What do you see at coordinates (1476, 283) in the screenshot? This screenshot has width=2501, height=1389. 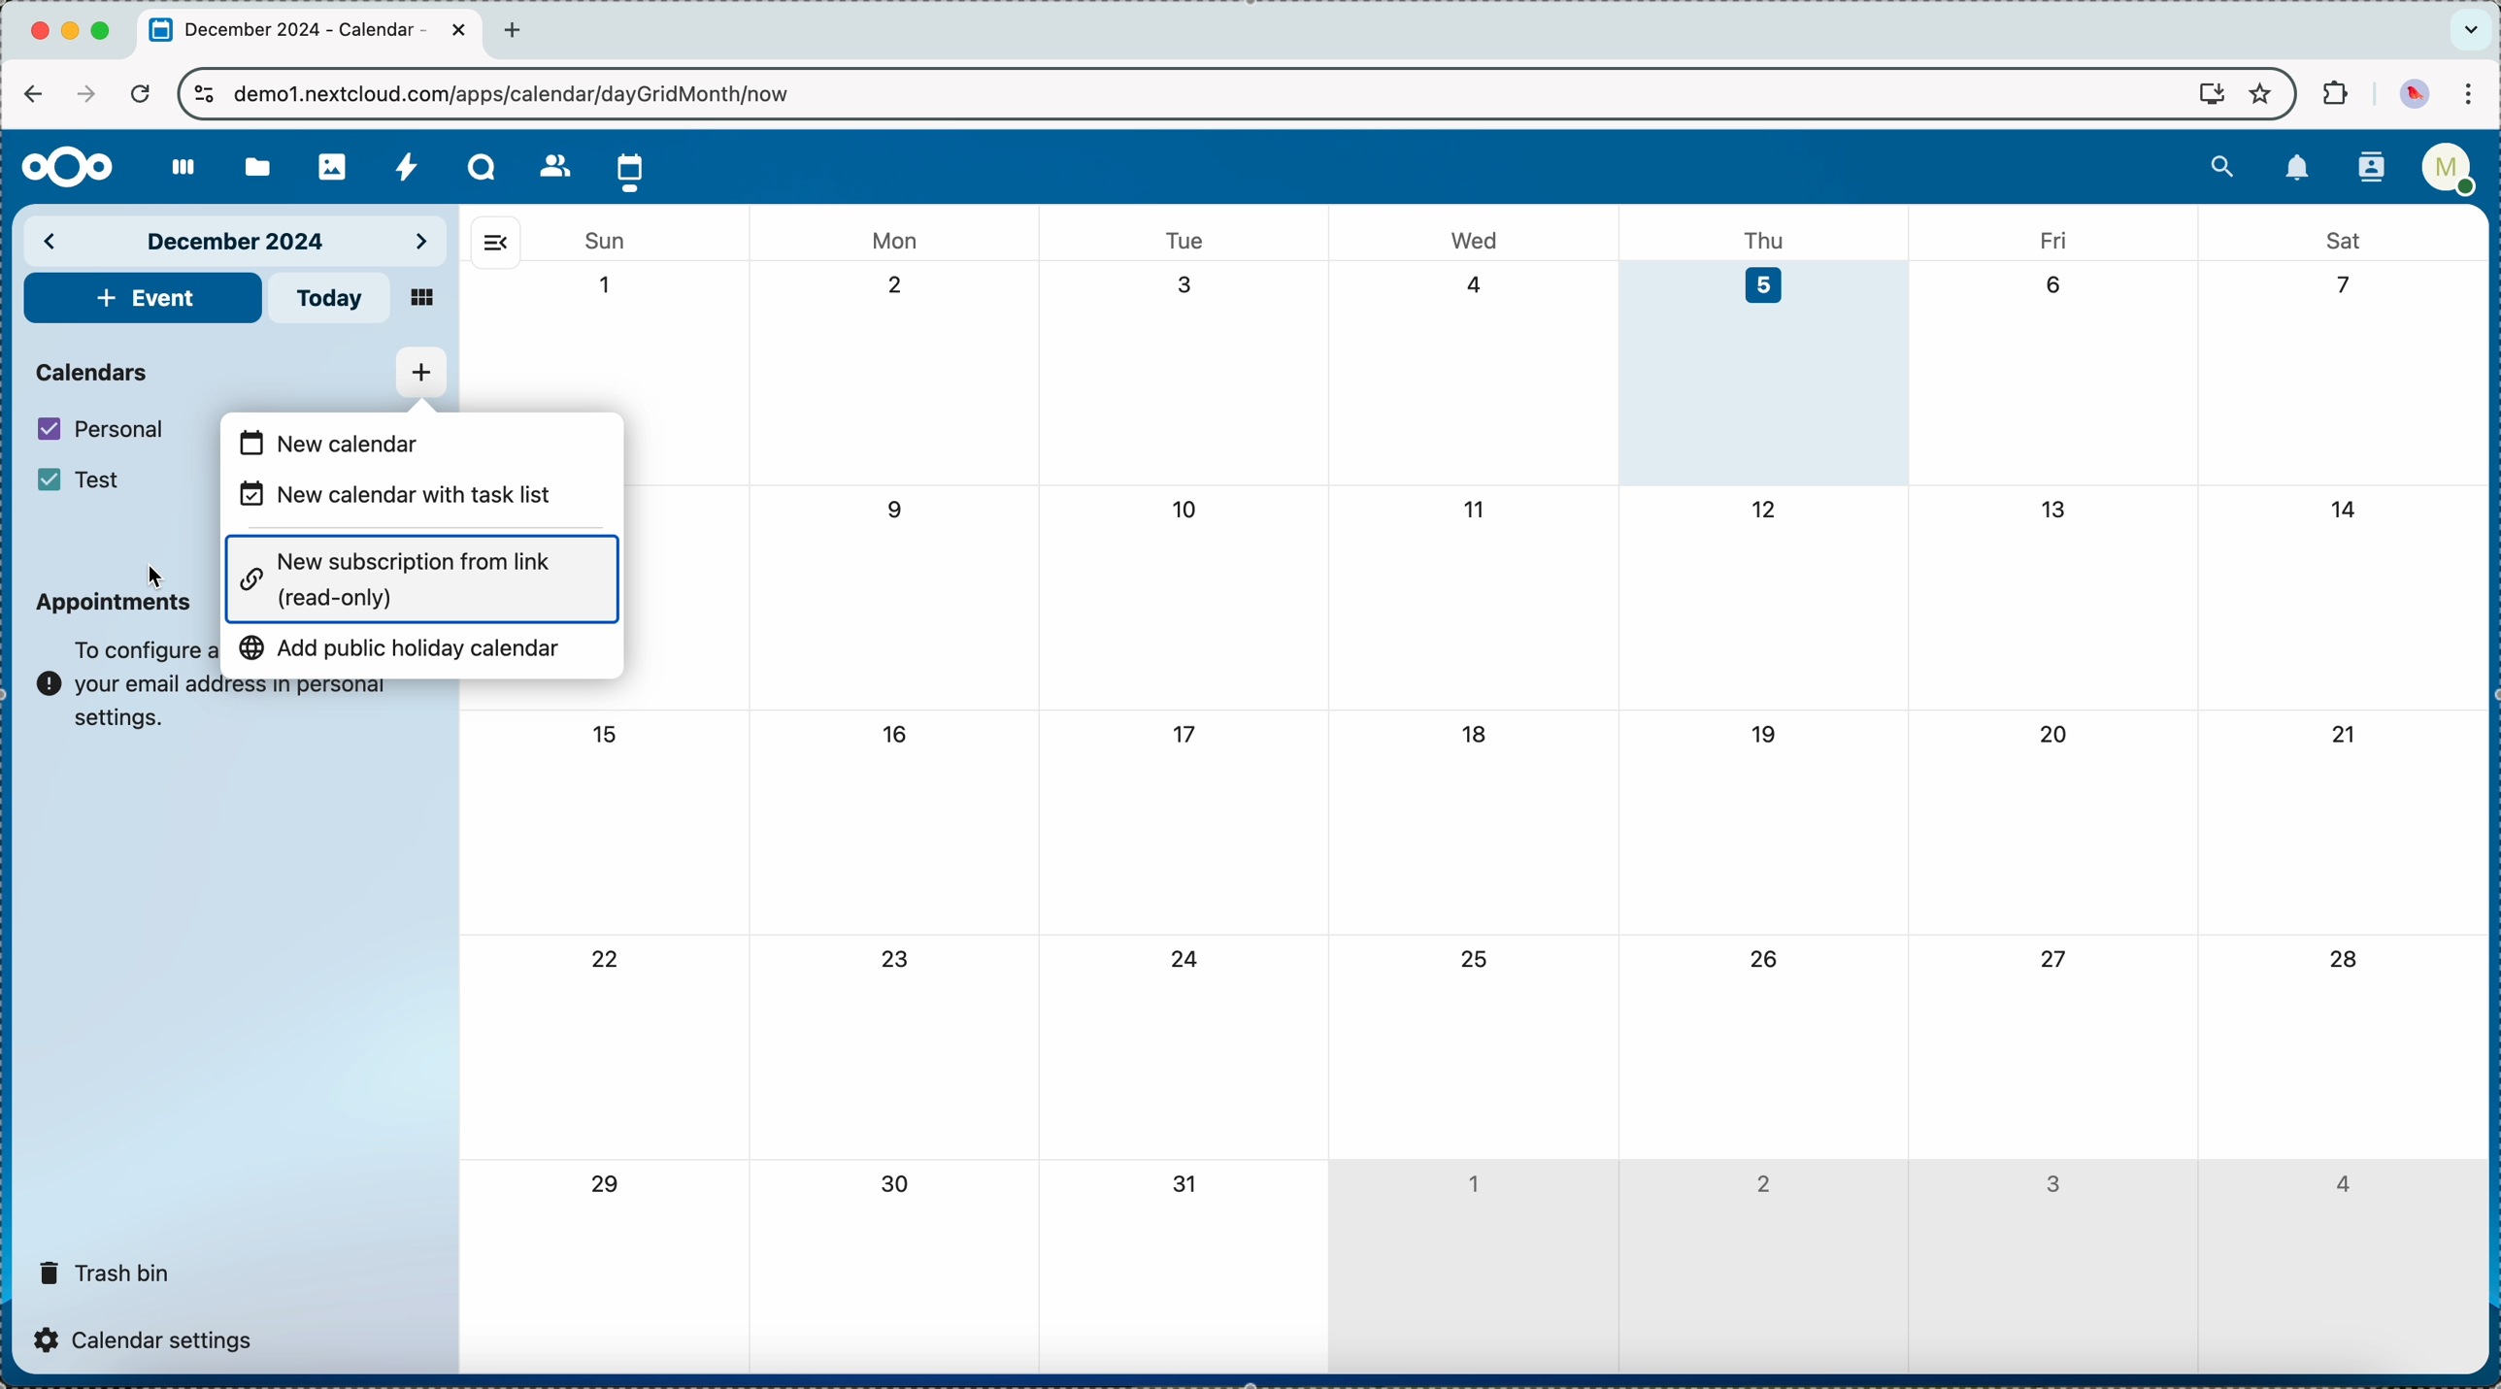 I see `4` at bounding box center [1476, 283].